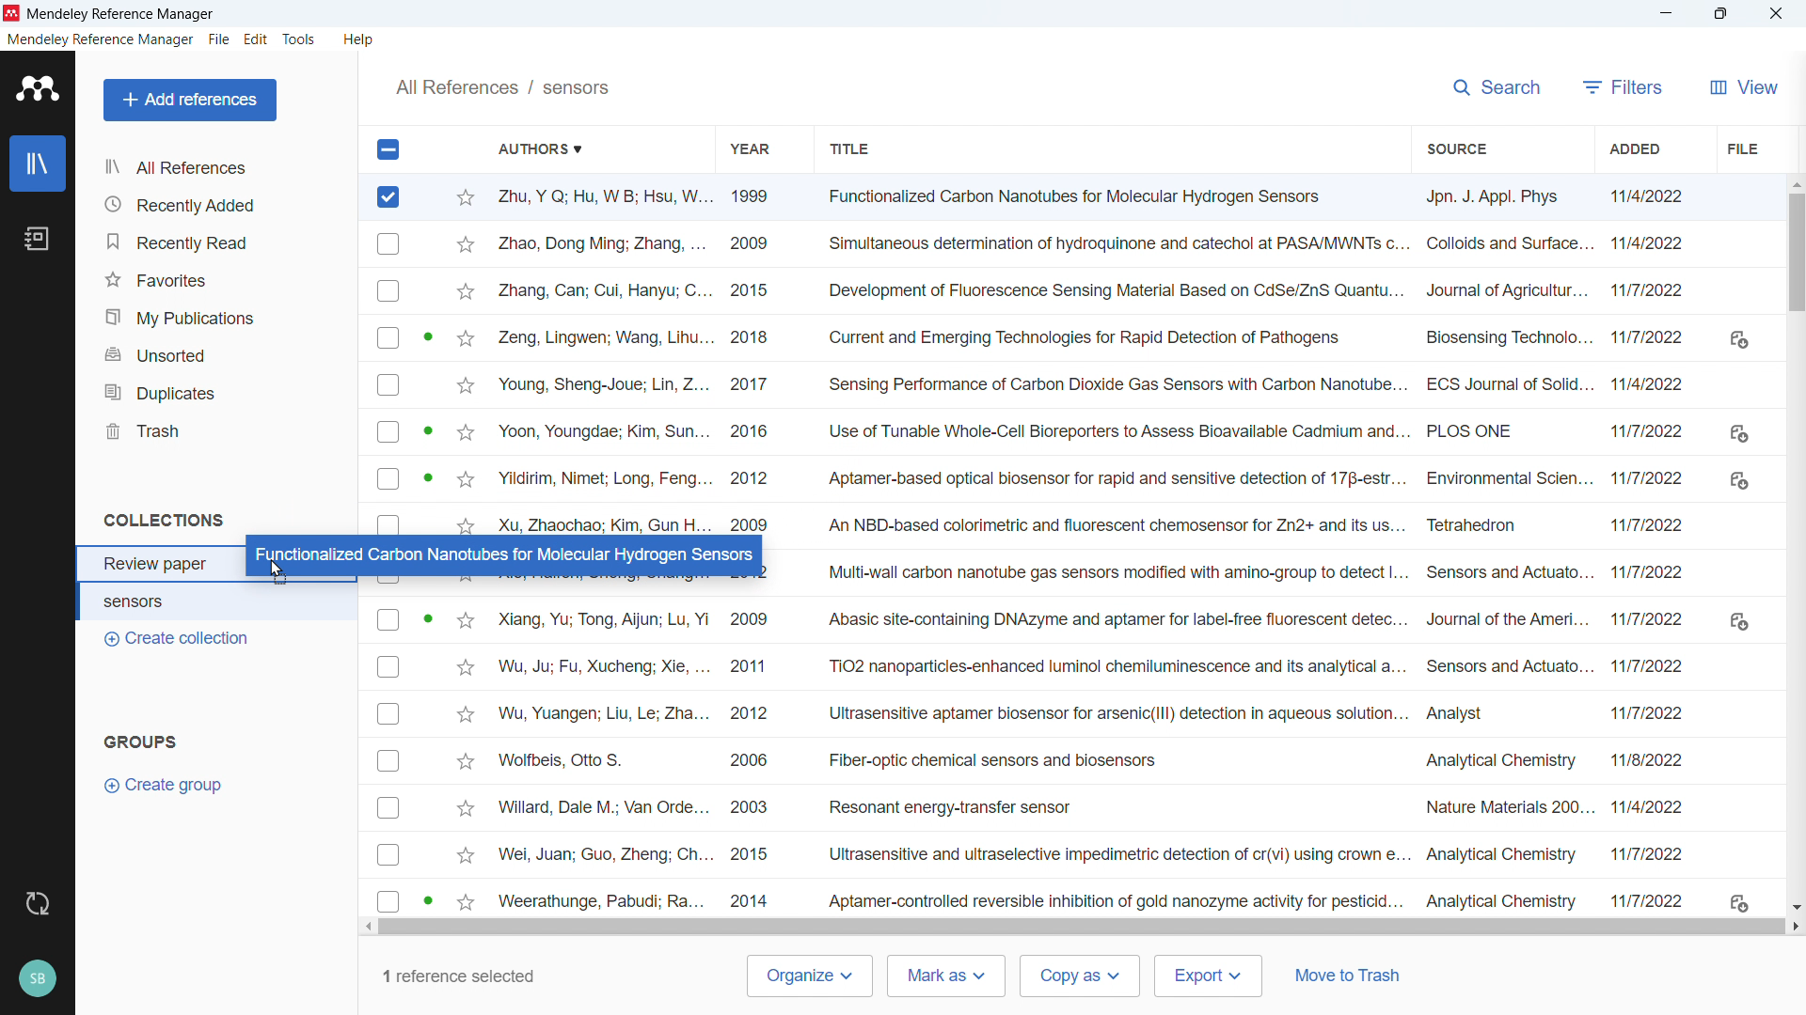  I want to click on Copy as, so click(1080, 976).